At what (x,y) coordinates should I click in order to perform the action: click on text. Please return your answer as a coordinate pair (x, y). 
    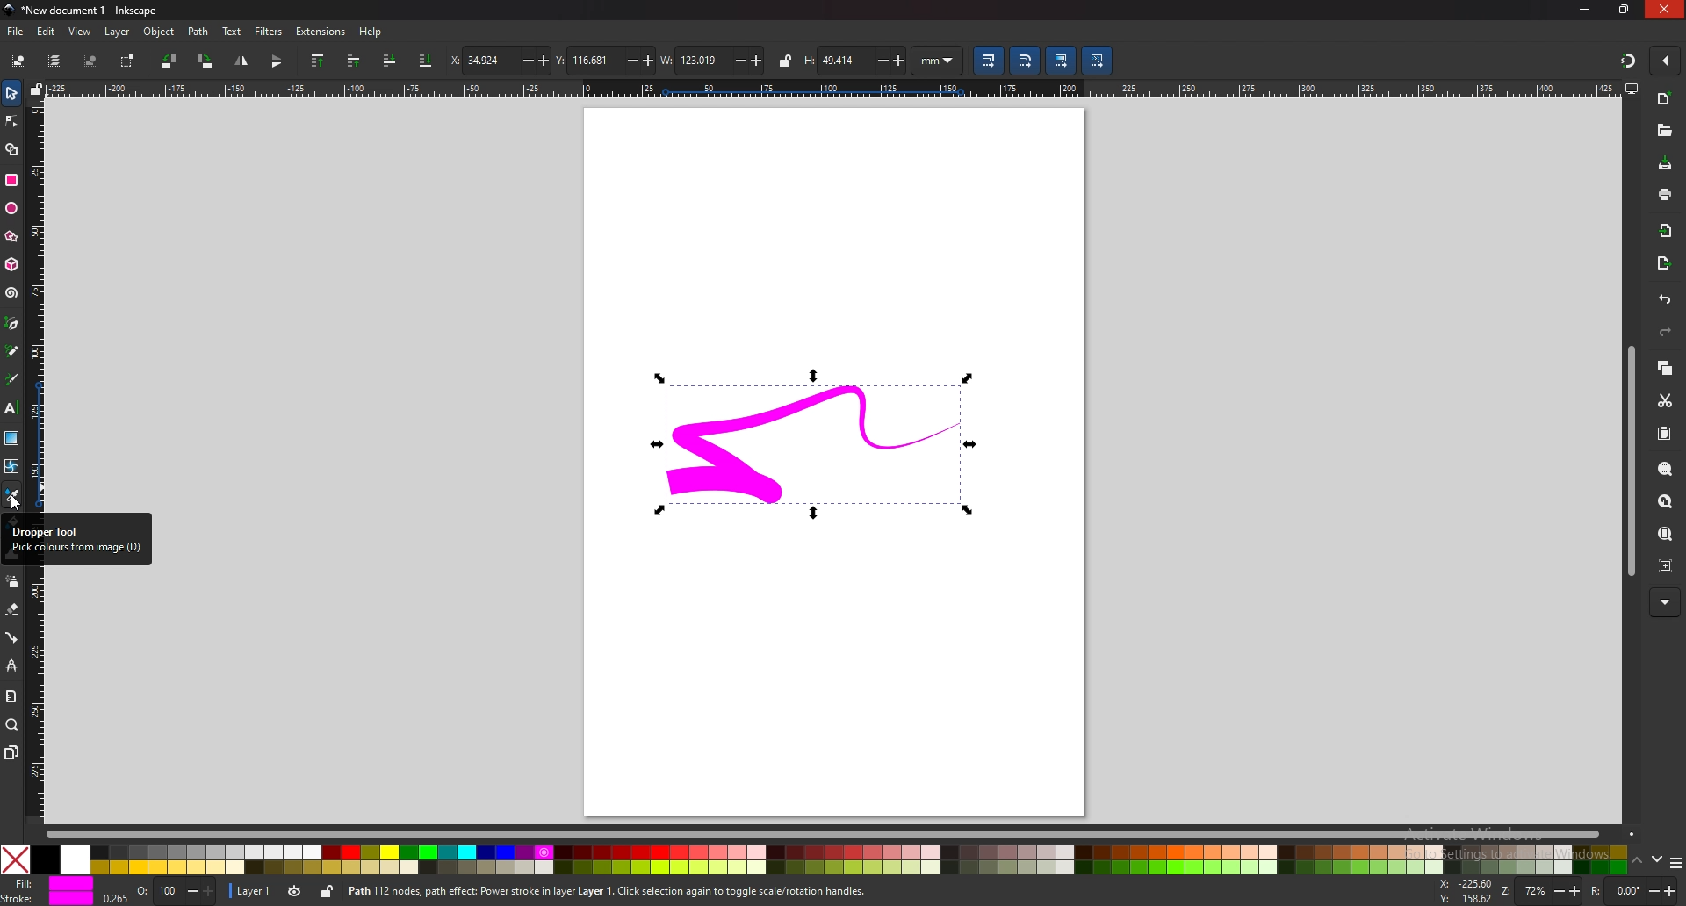
    Looking at the image, I should click on (12, 406).